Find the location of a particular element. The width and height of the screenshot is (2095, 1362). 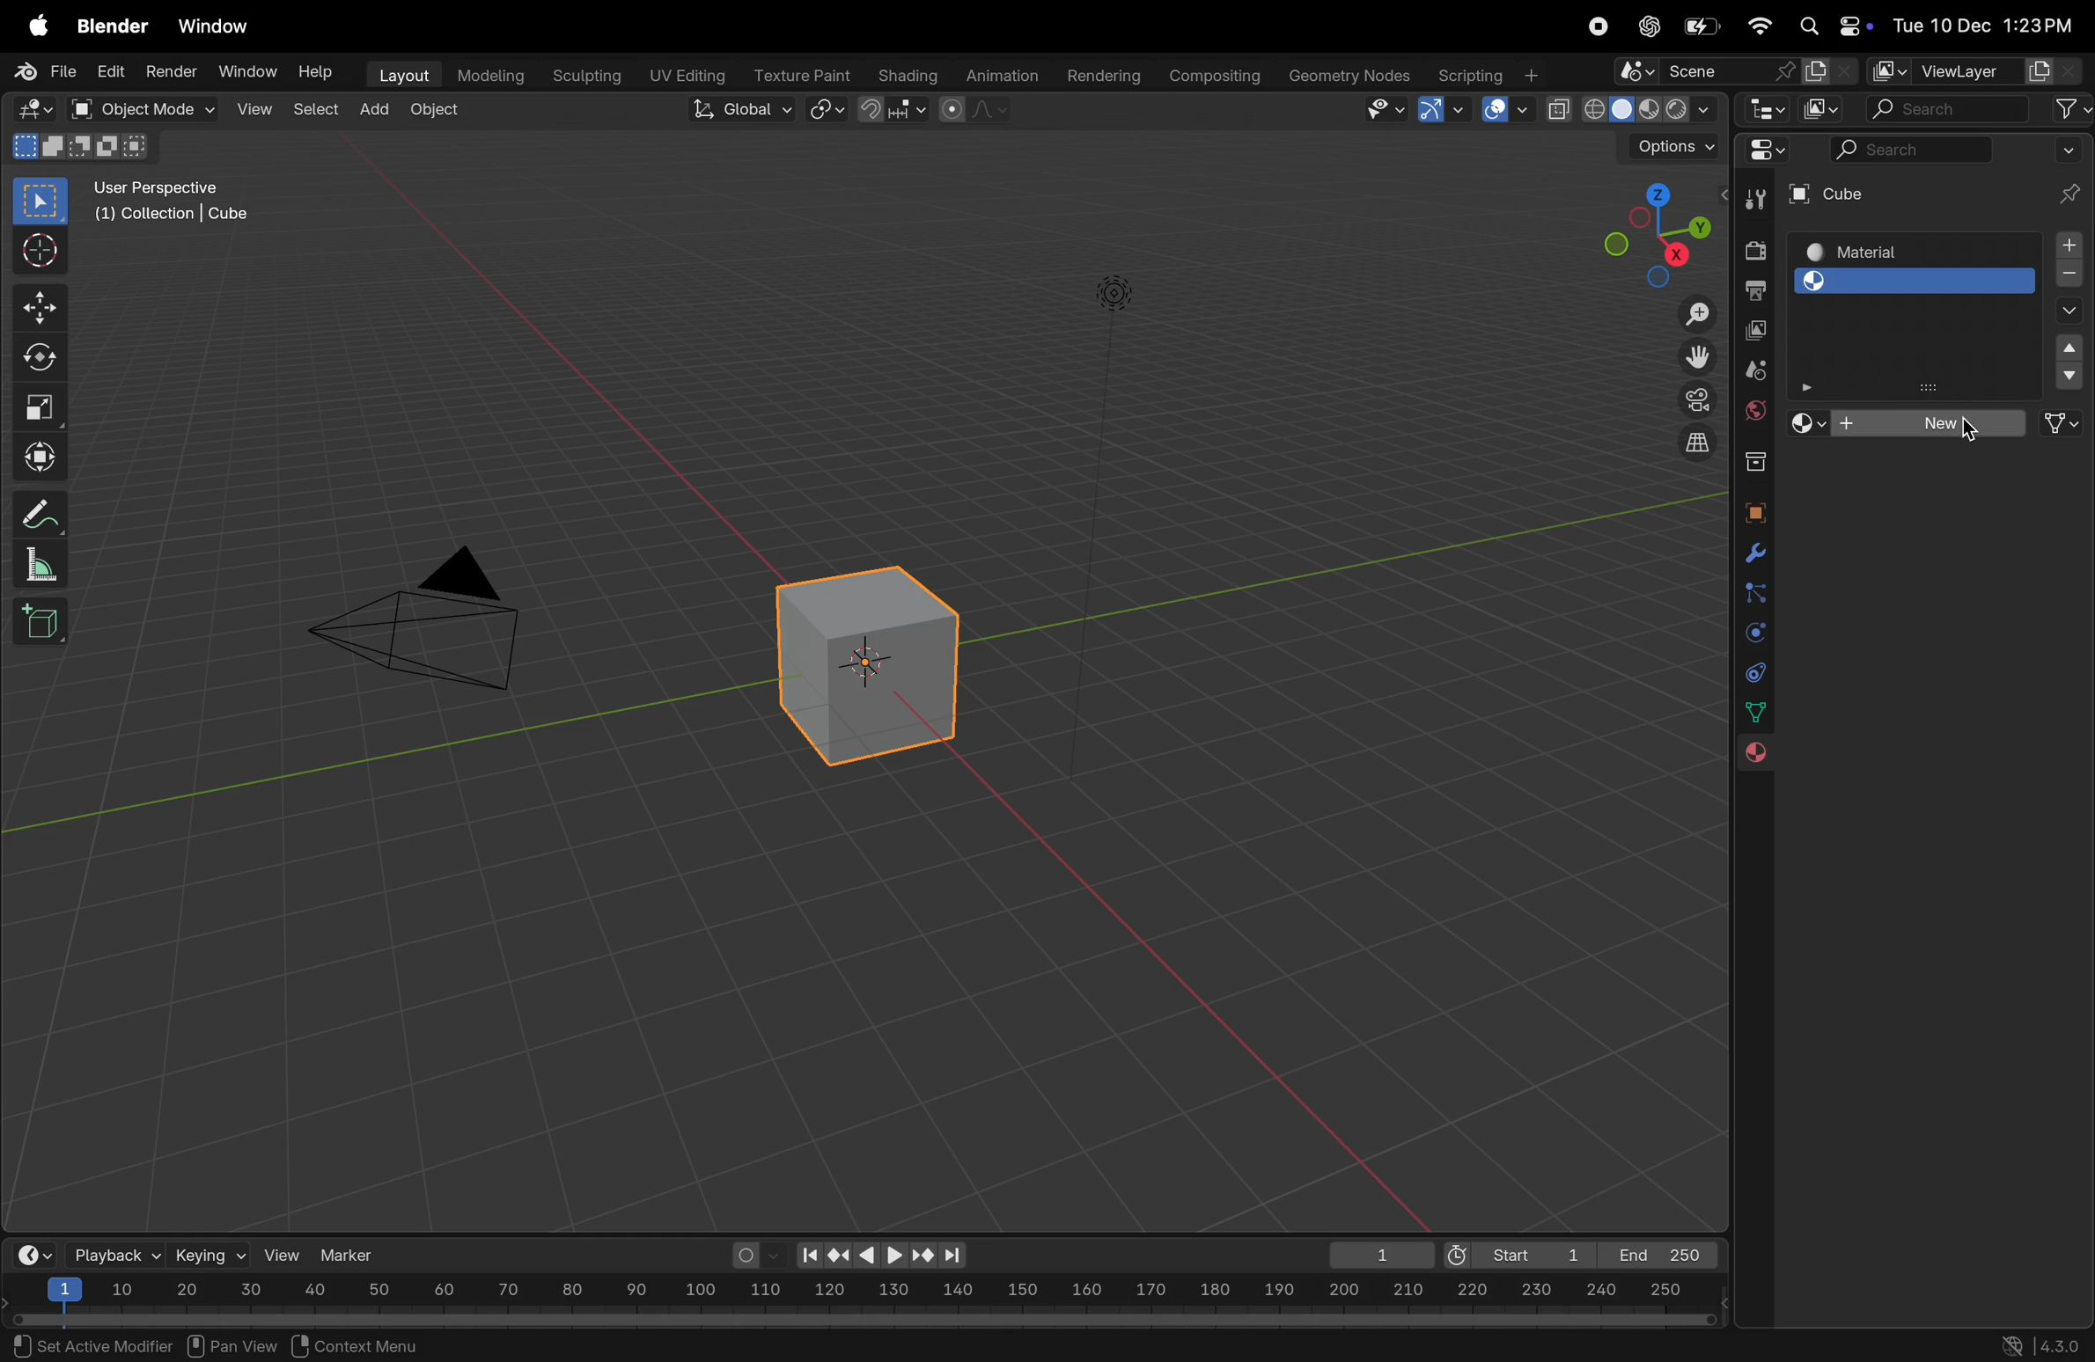

Global is located at coordinates (736, 109).